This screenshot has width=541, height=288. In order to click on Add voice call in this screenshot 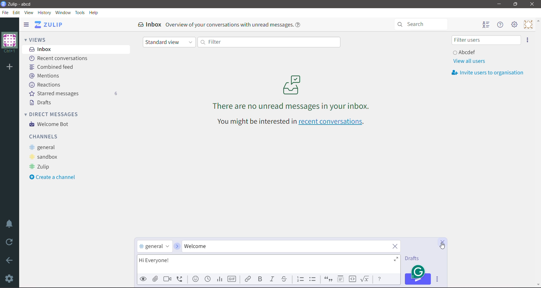, I will do `click(181, 279)`.